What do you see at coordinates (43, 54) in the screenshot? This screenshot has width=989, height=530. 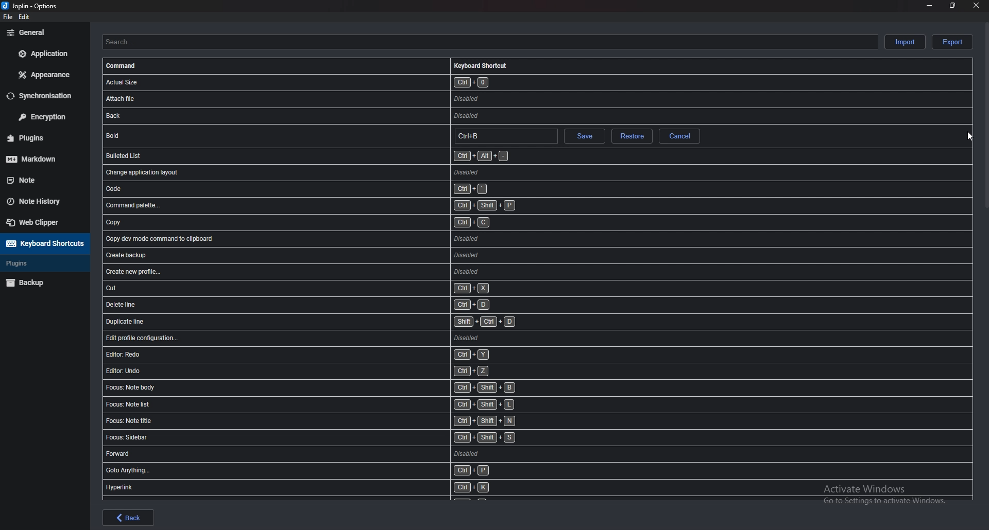 I see `Application` at bounding box center [43, 54].